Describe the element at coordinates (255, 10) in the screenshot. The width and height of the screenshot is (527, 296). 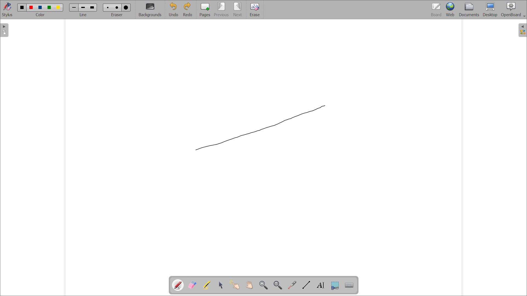
I see `erase` at that location.